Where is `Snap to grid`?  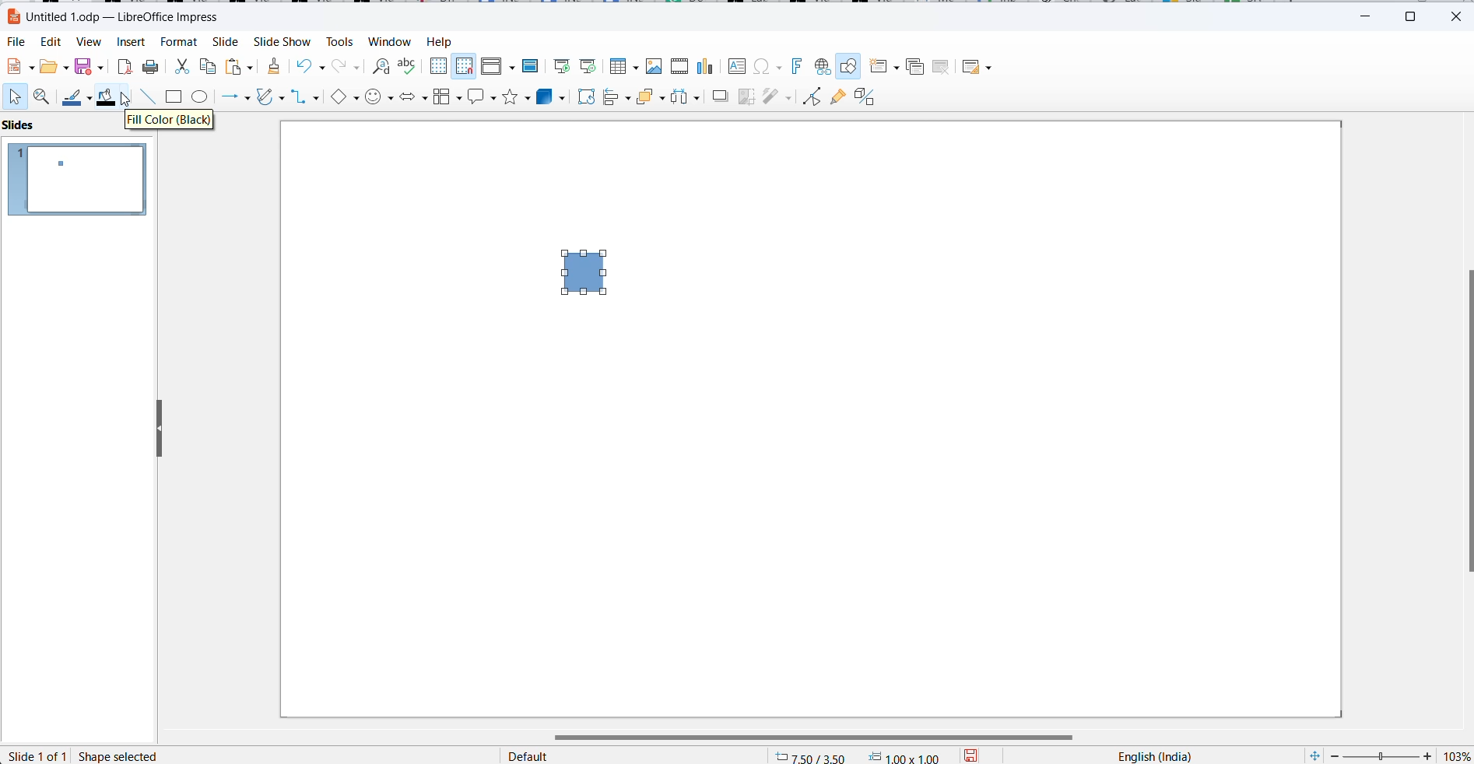 Snap to grid is located at coordinates (465, 66).